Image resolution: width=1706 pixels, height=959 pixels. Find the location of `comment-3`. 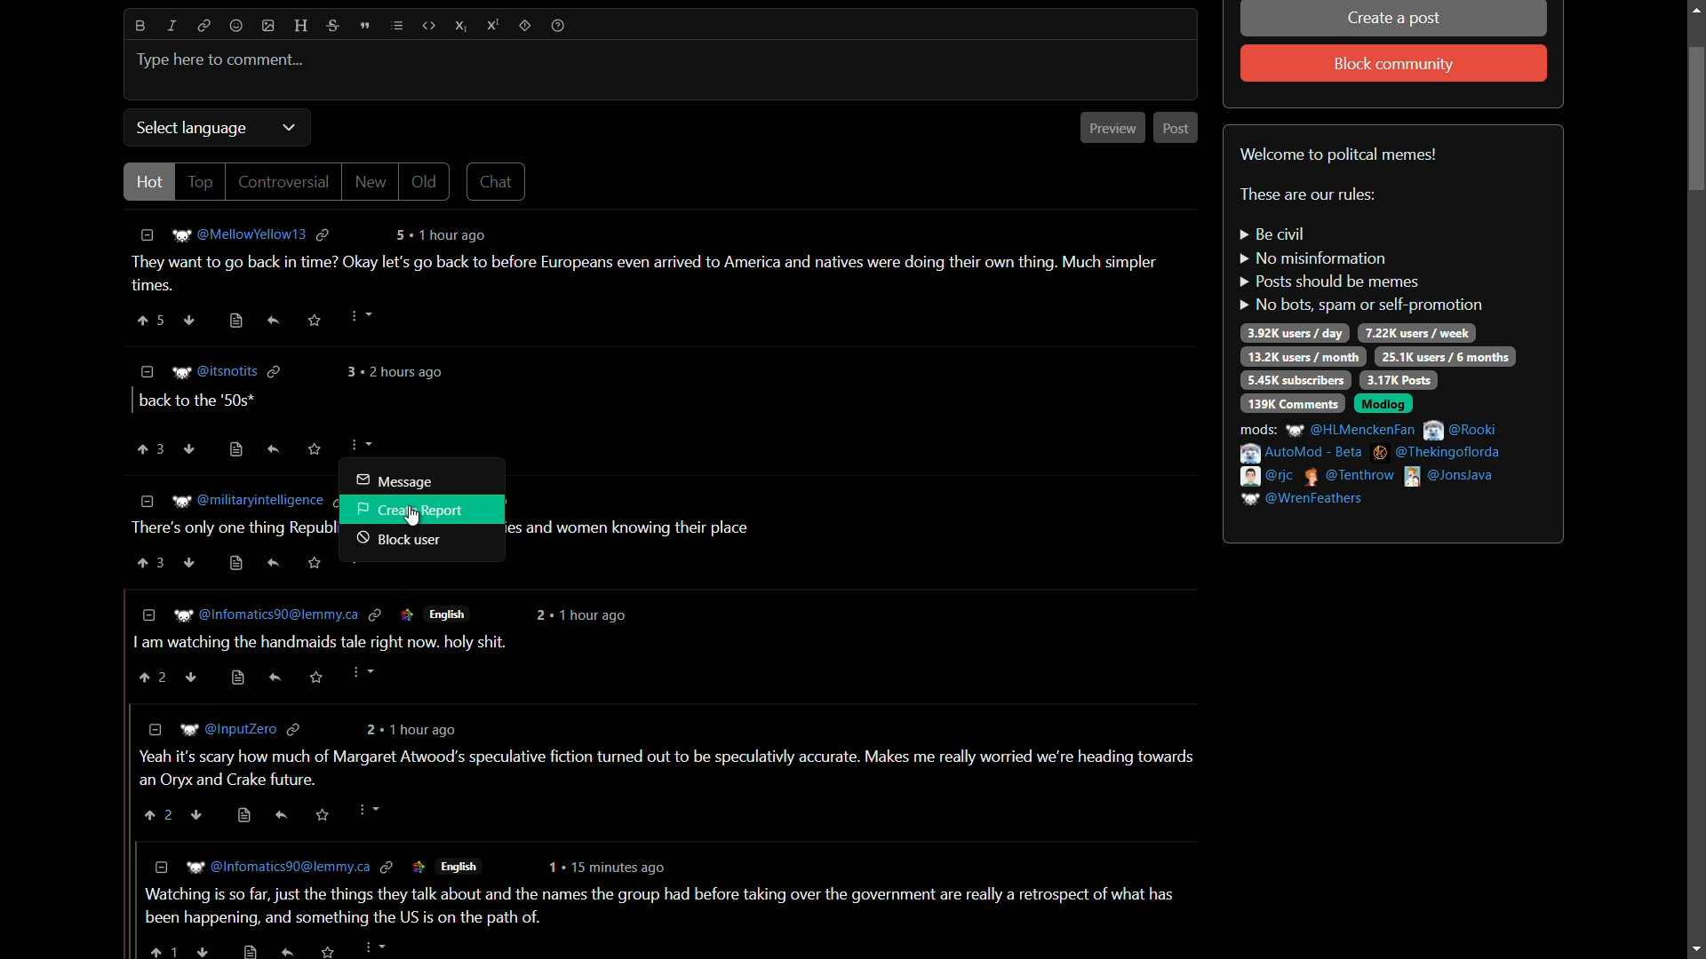

comment-3 is located at coordinates (227, 536).